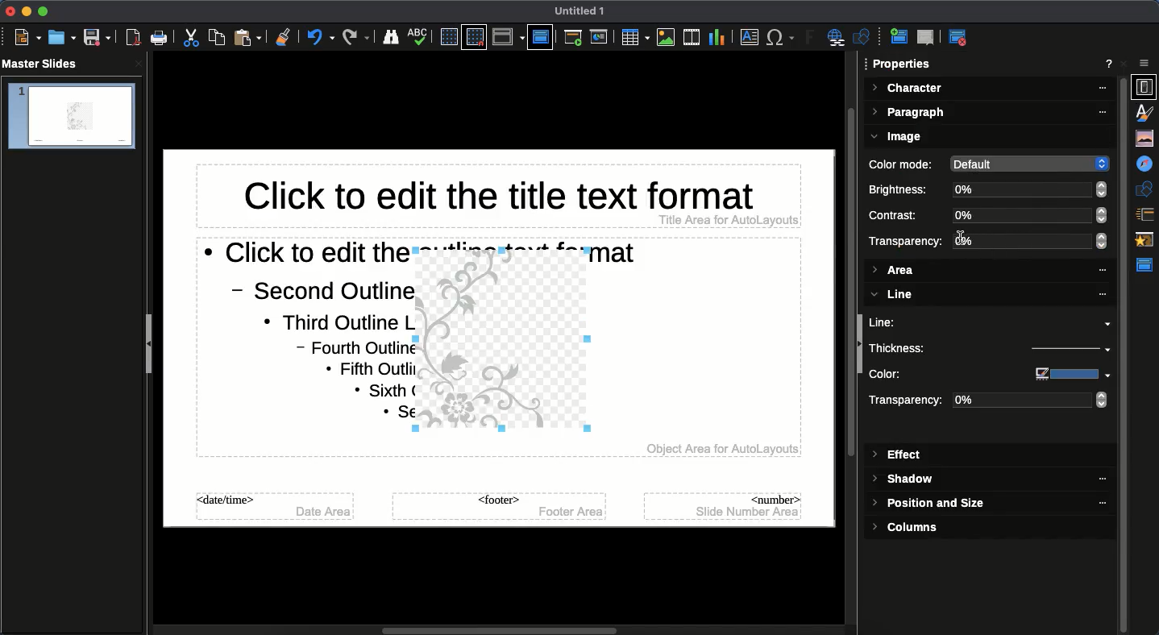 This screenshot has width=1159, height=635. I want to click on Image added, so click(506, 345).